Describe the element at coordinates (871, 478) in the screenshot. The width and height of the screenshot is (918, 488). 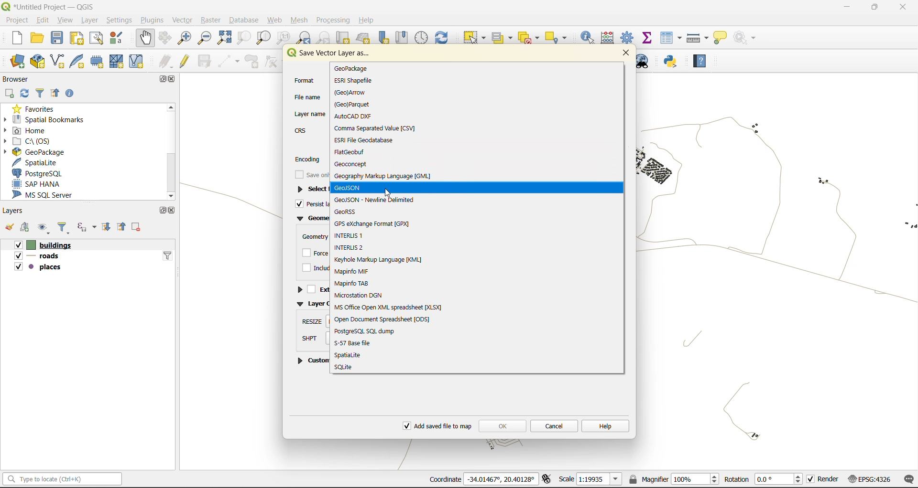
I see `crs` at that location.